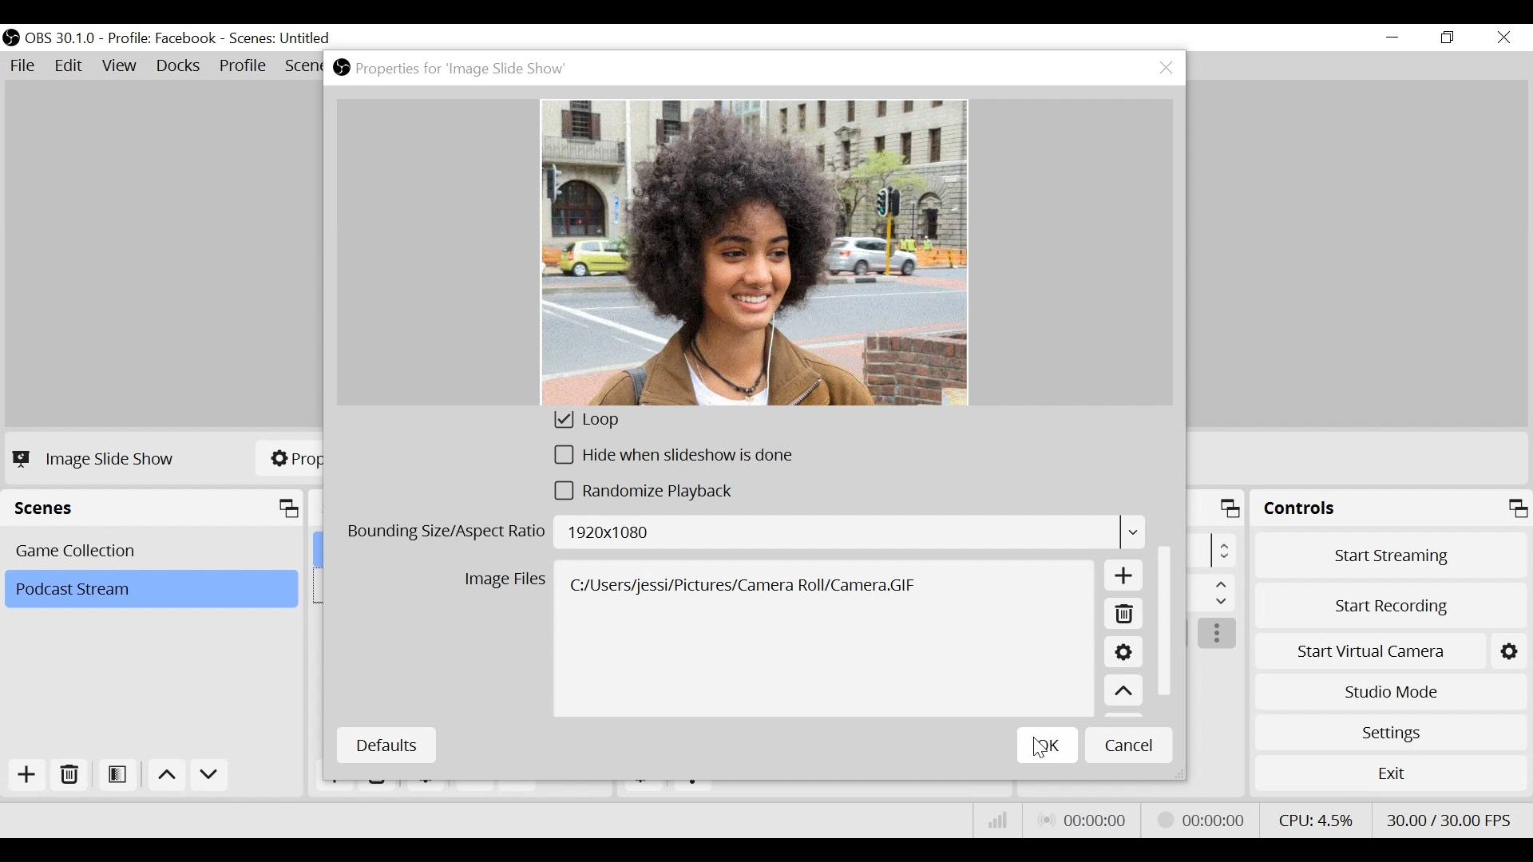 The width and height of the screenshot is (1533, 862). Describe the element at coordinates (1392, 601) in the screenshot. I see `Start Recording` at that location.